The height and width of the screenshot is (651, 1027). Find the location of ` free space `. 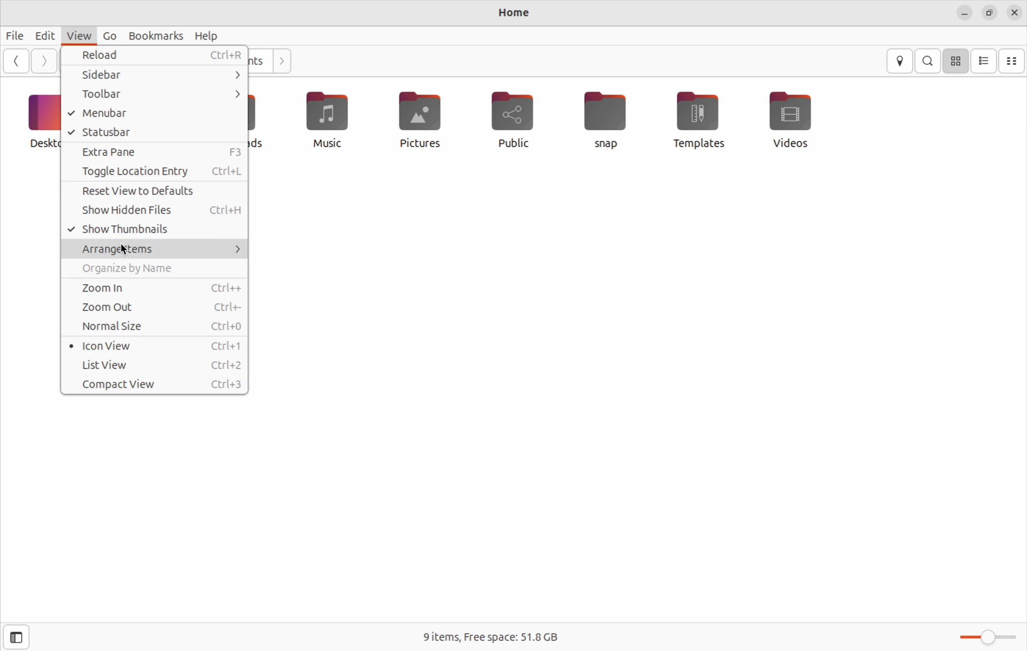

 free space  is located at coordinates (491, 636).